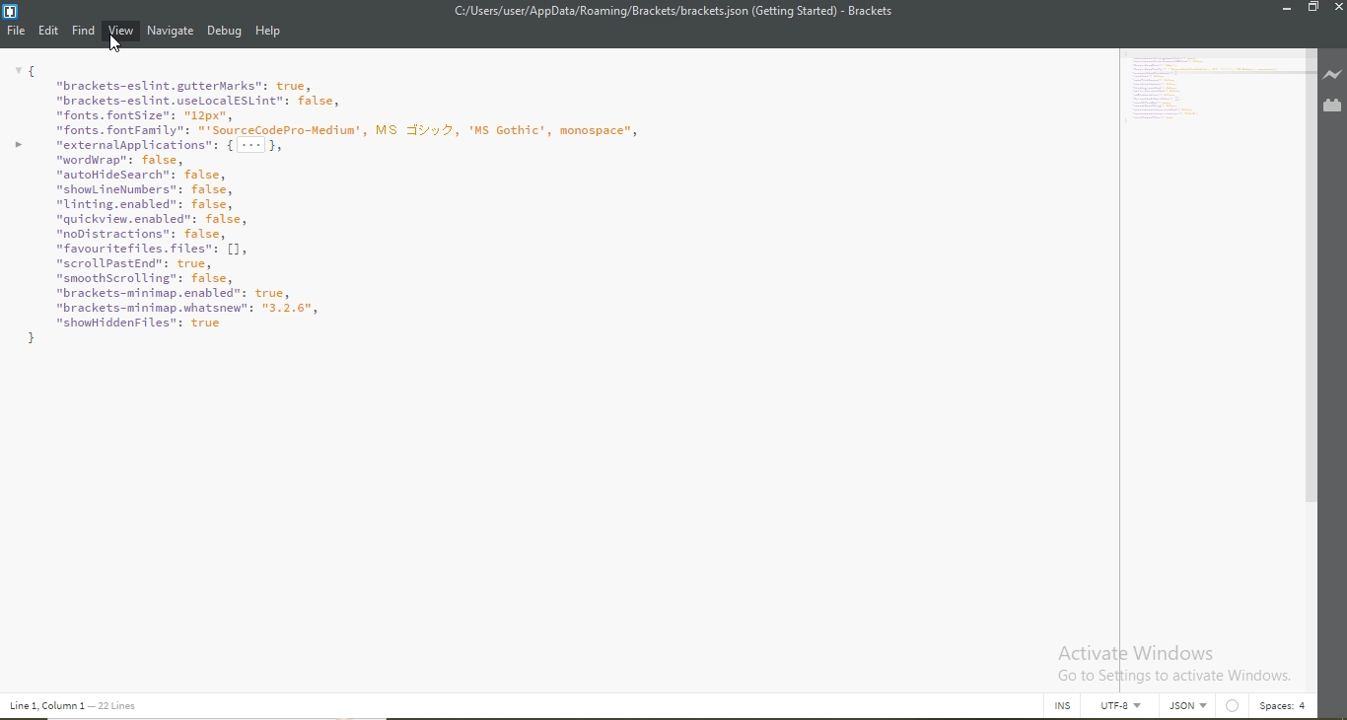 This screenshot has width=1347, height=720. Describe the element at coordinates (172, 31) in the screenshot. I see `Navigate` at that location.